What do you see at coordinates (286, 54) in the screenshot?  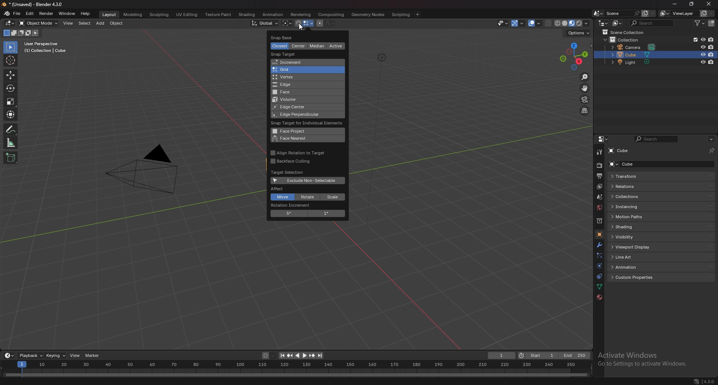 I see `snap target` at bounding box center [286, 54].